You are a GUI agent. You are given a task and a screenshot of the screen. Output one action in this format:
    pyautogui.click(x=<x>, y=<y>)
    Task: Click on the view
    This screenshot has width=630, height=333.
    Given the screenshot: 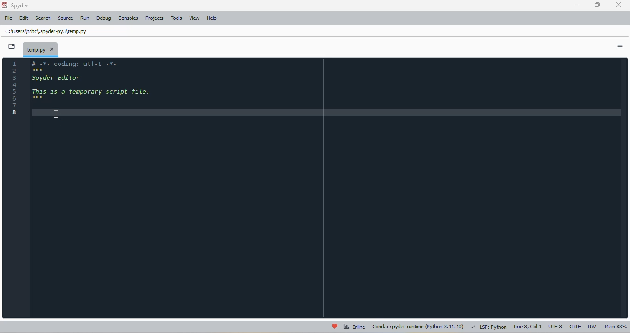 What is the action you would take?
    pyautogui.click(x=194, y=18)
    